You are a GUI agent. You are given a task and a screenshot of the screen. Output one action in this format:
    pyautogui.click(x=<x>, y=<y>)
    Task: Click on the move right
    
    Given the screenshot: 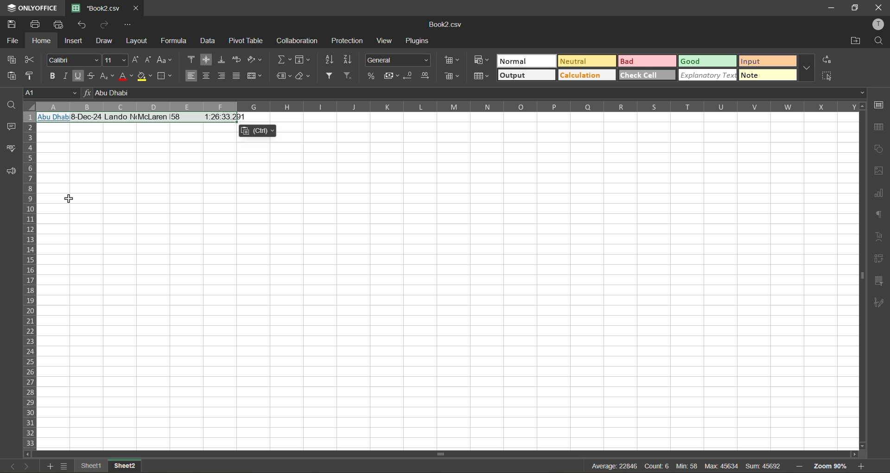 What is the action you would take?
    pyautogui.click(x=853, y=454)
    